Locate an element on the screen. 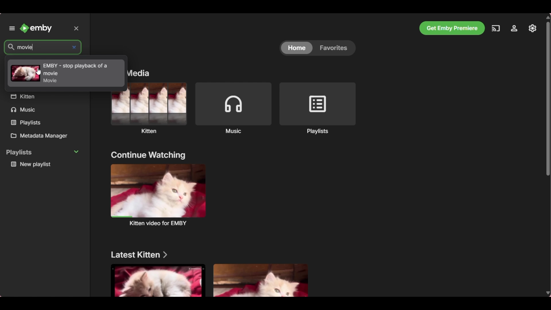  Playlists is located at coordinates (43, 152).